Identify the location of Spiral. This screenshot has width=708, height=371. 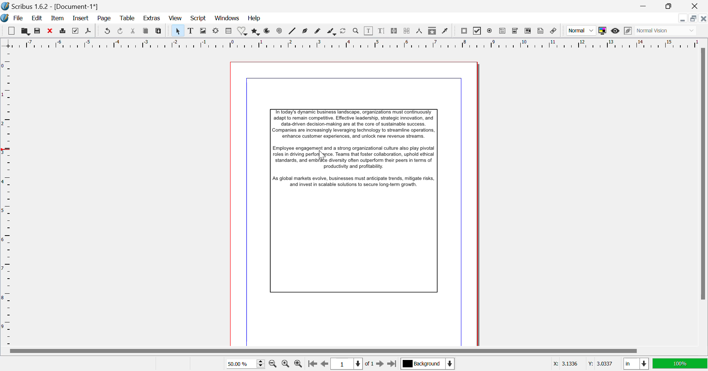
(292, 31).